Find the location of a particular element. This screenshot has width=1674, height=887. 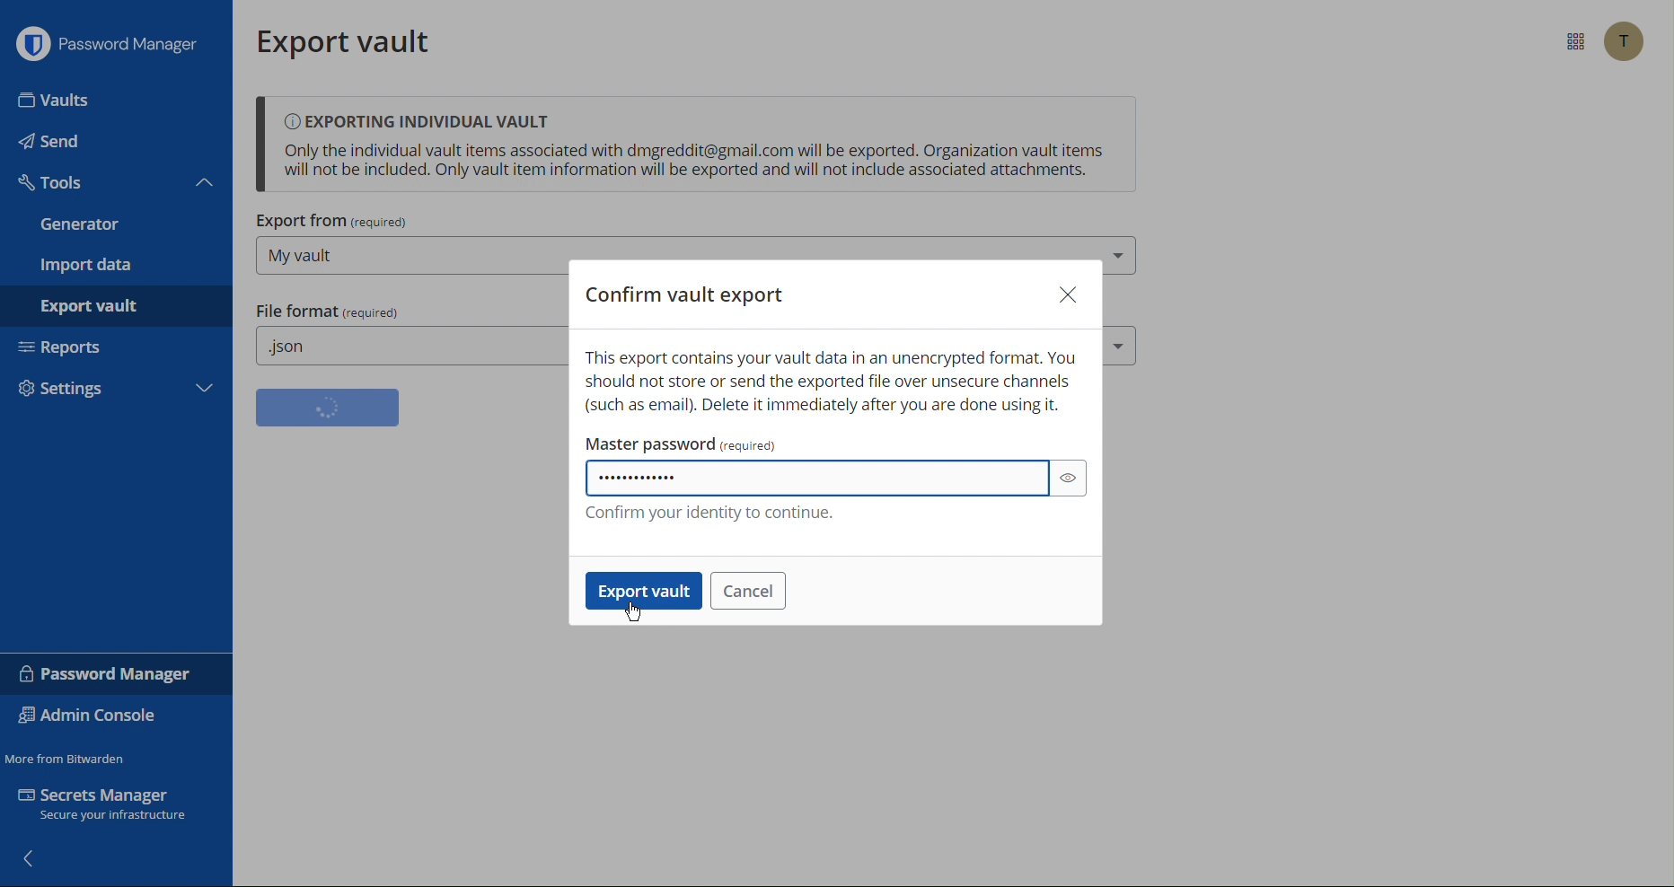

Generator is located at coordinates (120, 226).